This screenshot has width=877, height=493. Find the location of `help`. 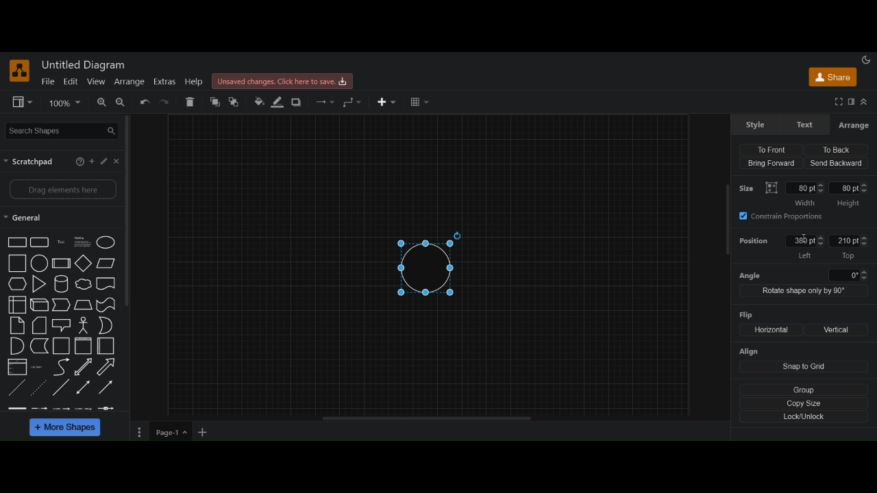

help is located at coordinates (78, 162).